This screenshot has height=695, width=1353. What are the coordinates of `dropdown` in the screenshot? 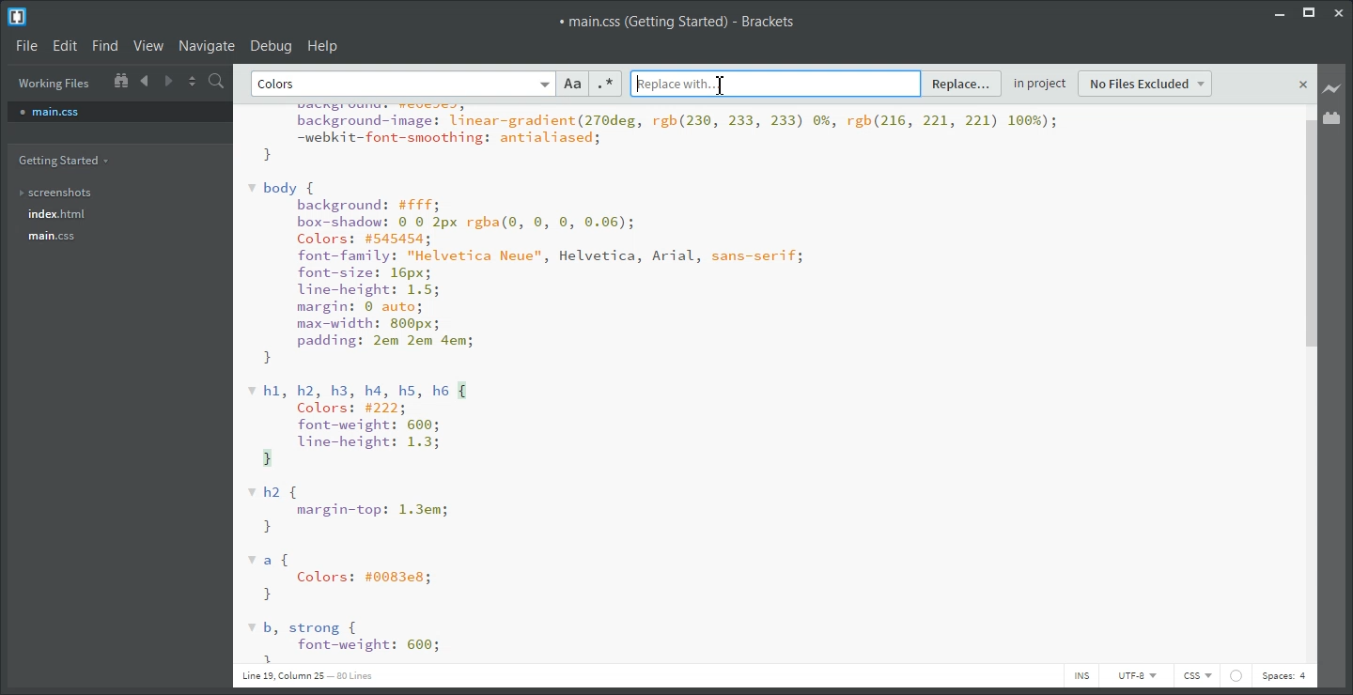 It's located at (545, 84).